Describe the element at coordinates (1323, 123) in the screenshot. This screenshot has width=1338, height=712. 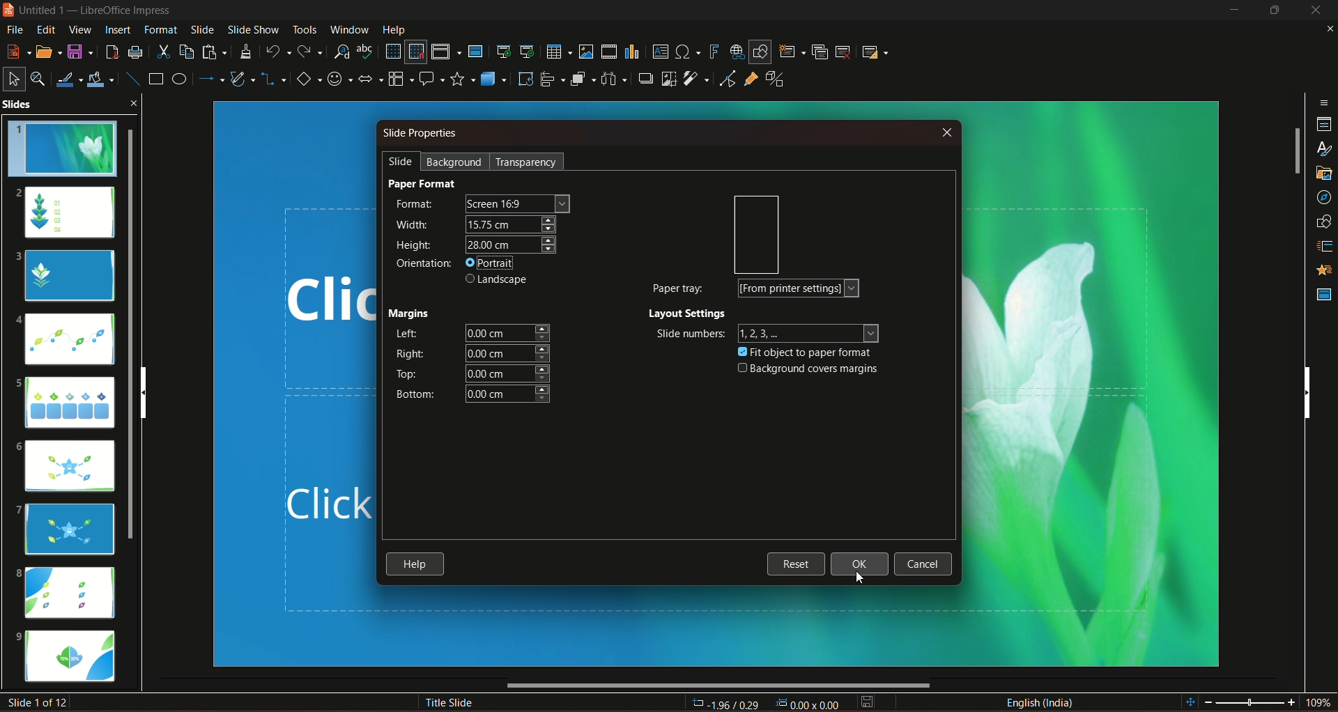
I see `properties` at that location.